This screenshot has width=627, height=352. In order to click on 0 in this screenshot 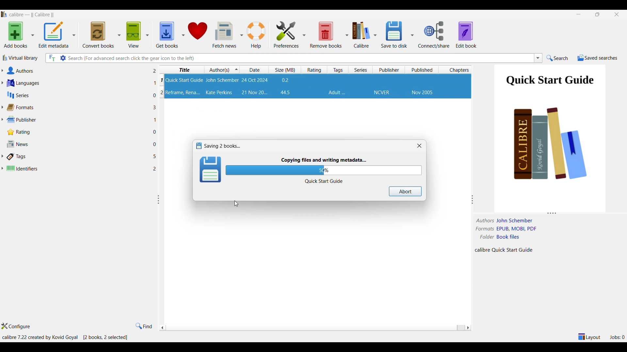, I will do `click(156, 132)`.